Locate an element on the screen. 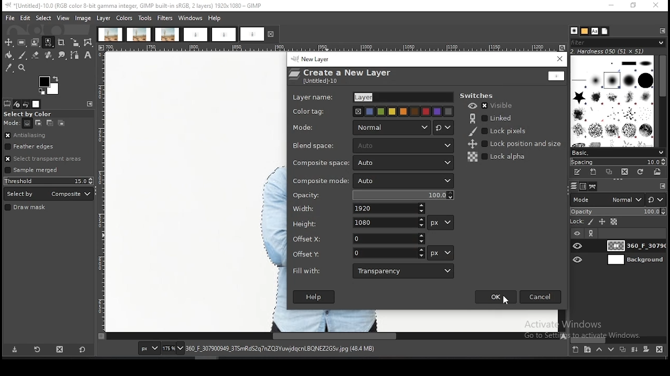 The height and width of the screenshot is (376, 670). images is located at coordinates (36, 104).